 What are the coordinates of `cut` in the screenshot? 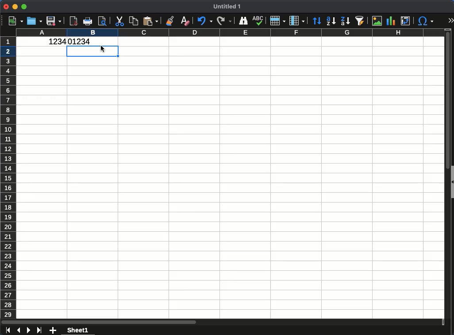 It's located at (119, 21).